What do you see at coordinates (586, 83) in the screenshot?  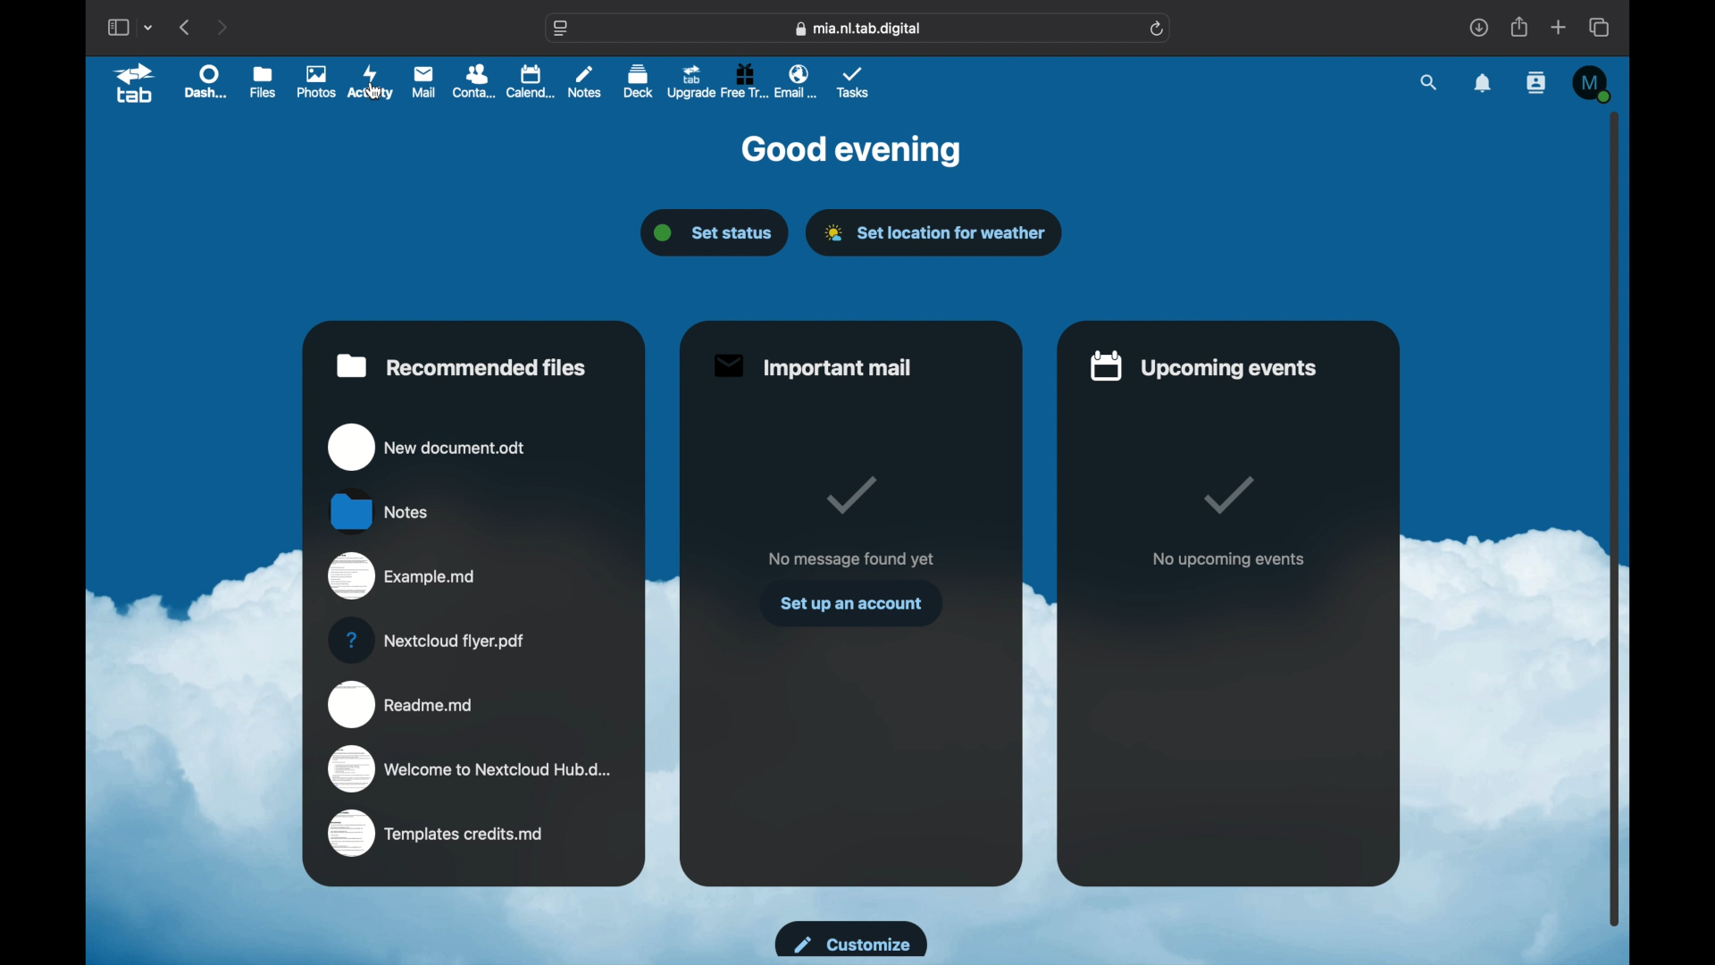 I see `notes` at bounding box center [586, 83].